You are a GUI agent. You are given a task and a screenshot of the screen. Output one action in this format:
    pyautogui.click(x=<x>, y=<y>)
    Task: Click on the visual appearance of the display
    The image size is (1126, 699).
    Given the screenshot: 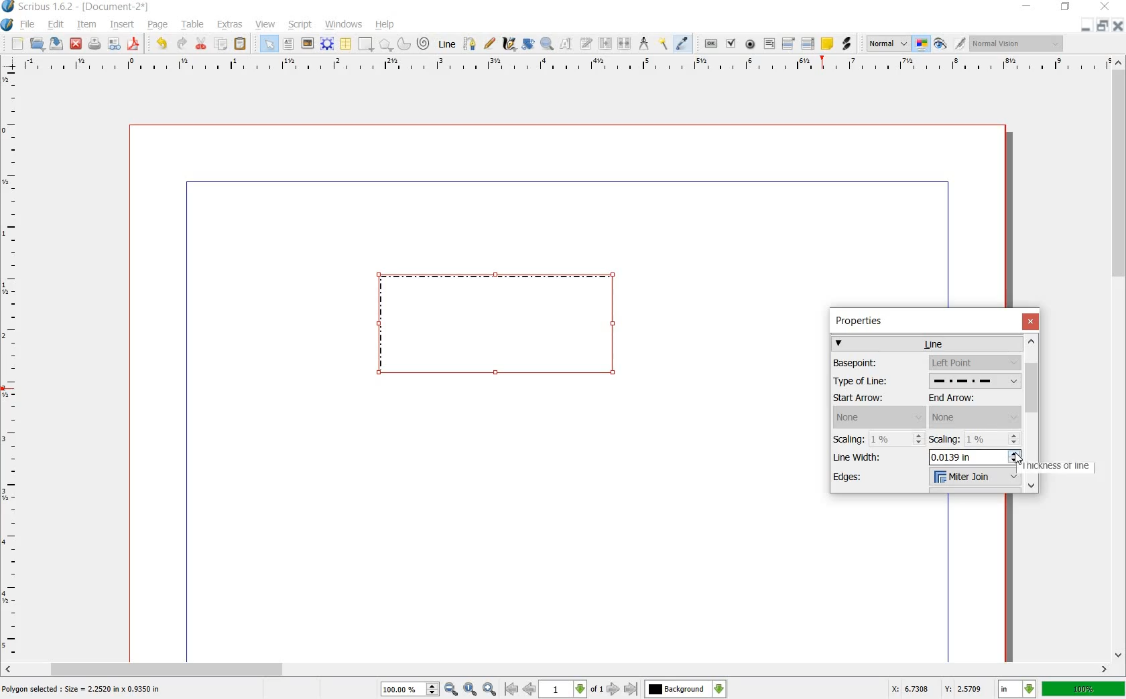 What is the action you would take?
    pyautogui.click(x=1015, y=44)
    